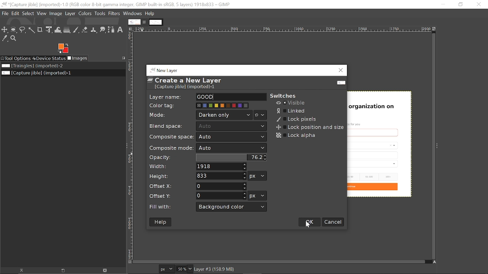 This screenshot has width=488, height=274. Describe the element at coordinates (222, 186) in the screenshot. I see `Offset X` at that location.